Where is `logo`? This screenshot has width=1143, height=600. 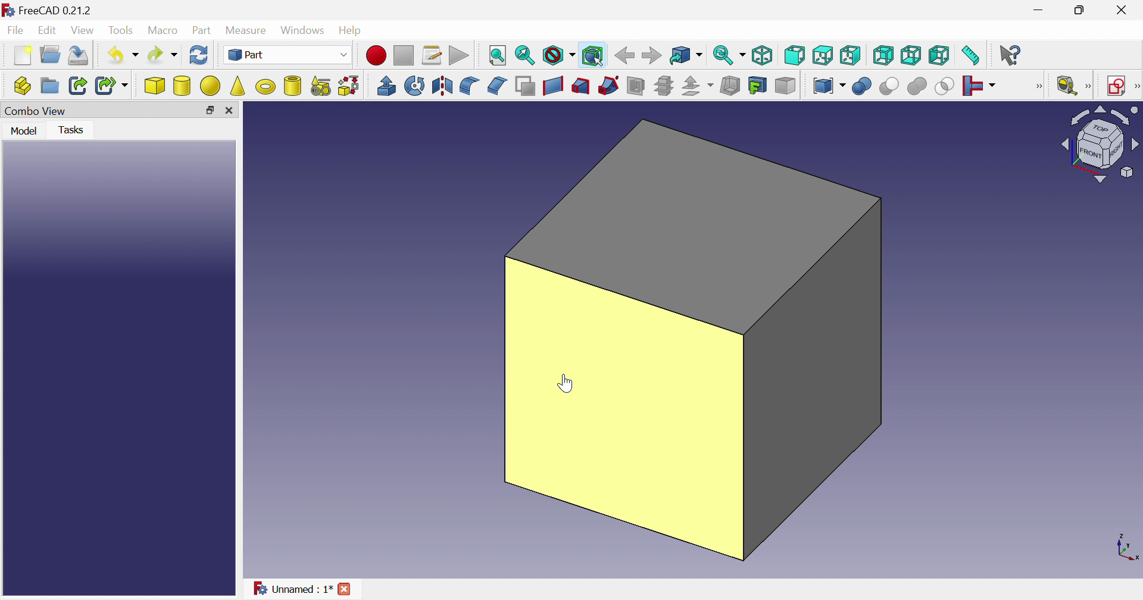 logo is located at coordinates (8, 10).